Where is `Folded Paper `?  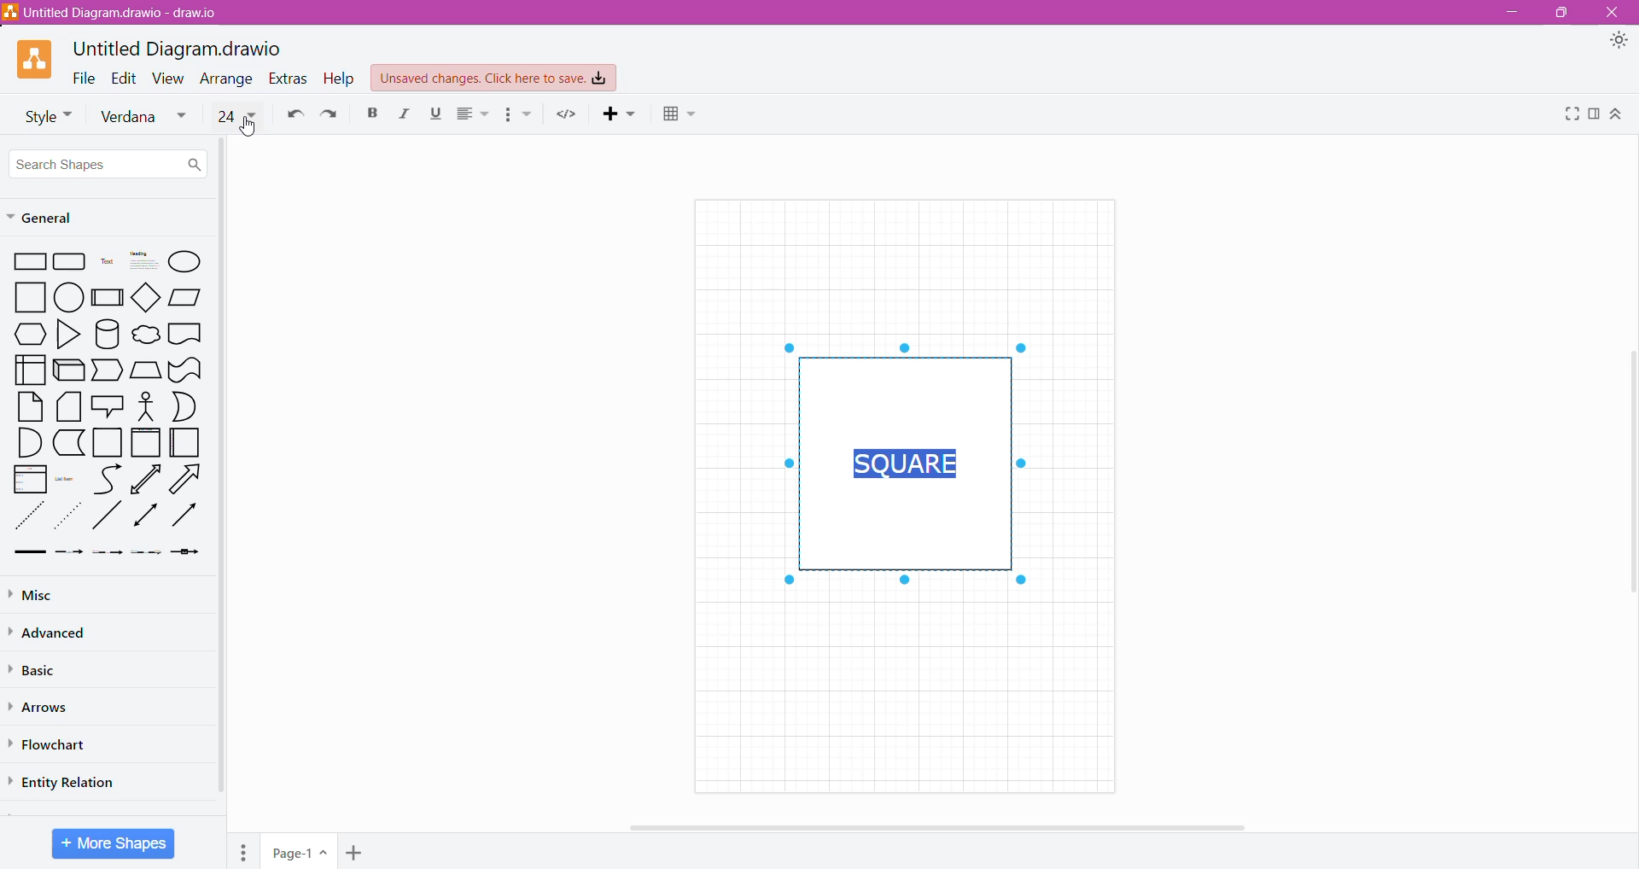
Folded Paper  is located at coordinates (184, 443).